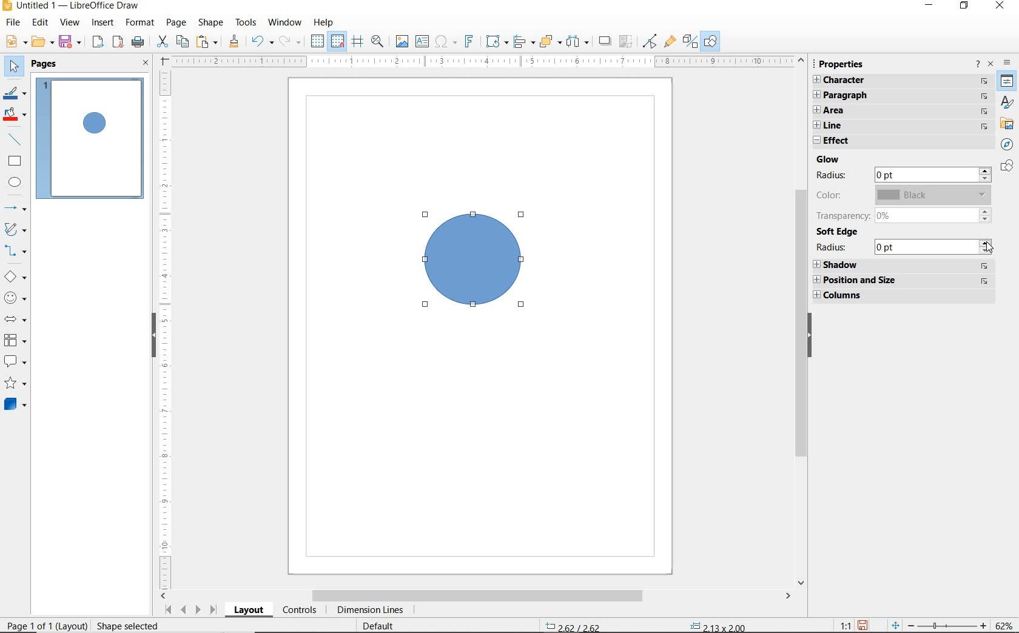 Image resolution: width=1019 pixels, height=633 pixels. Describe the element at coordinates (938, 624) in the screenshot. I see `zoom out and zoom in` at that location.